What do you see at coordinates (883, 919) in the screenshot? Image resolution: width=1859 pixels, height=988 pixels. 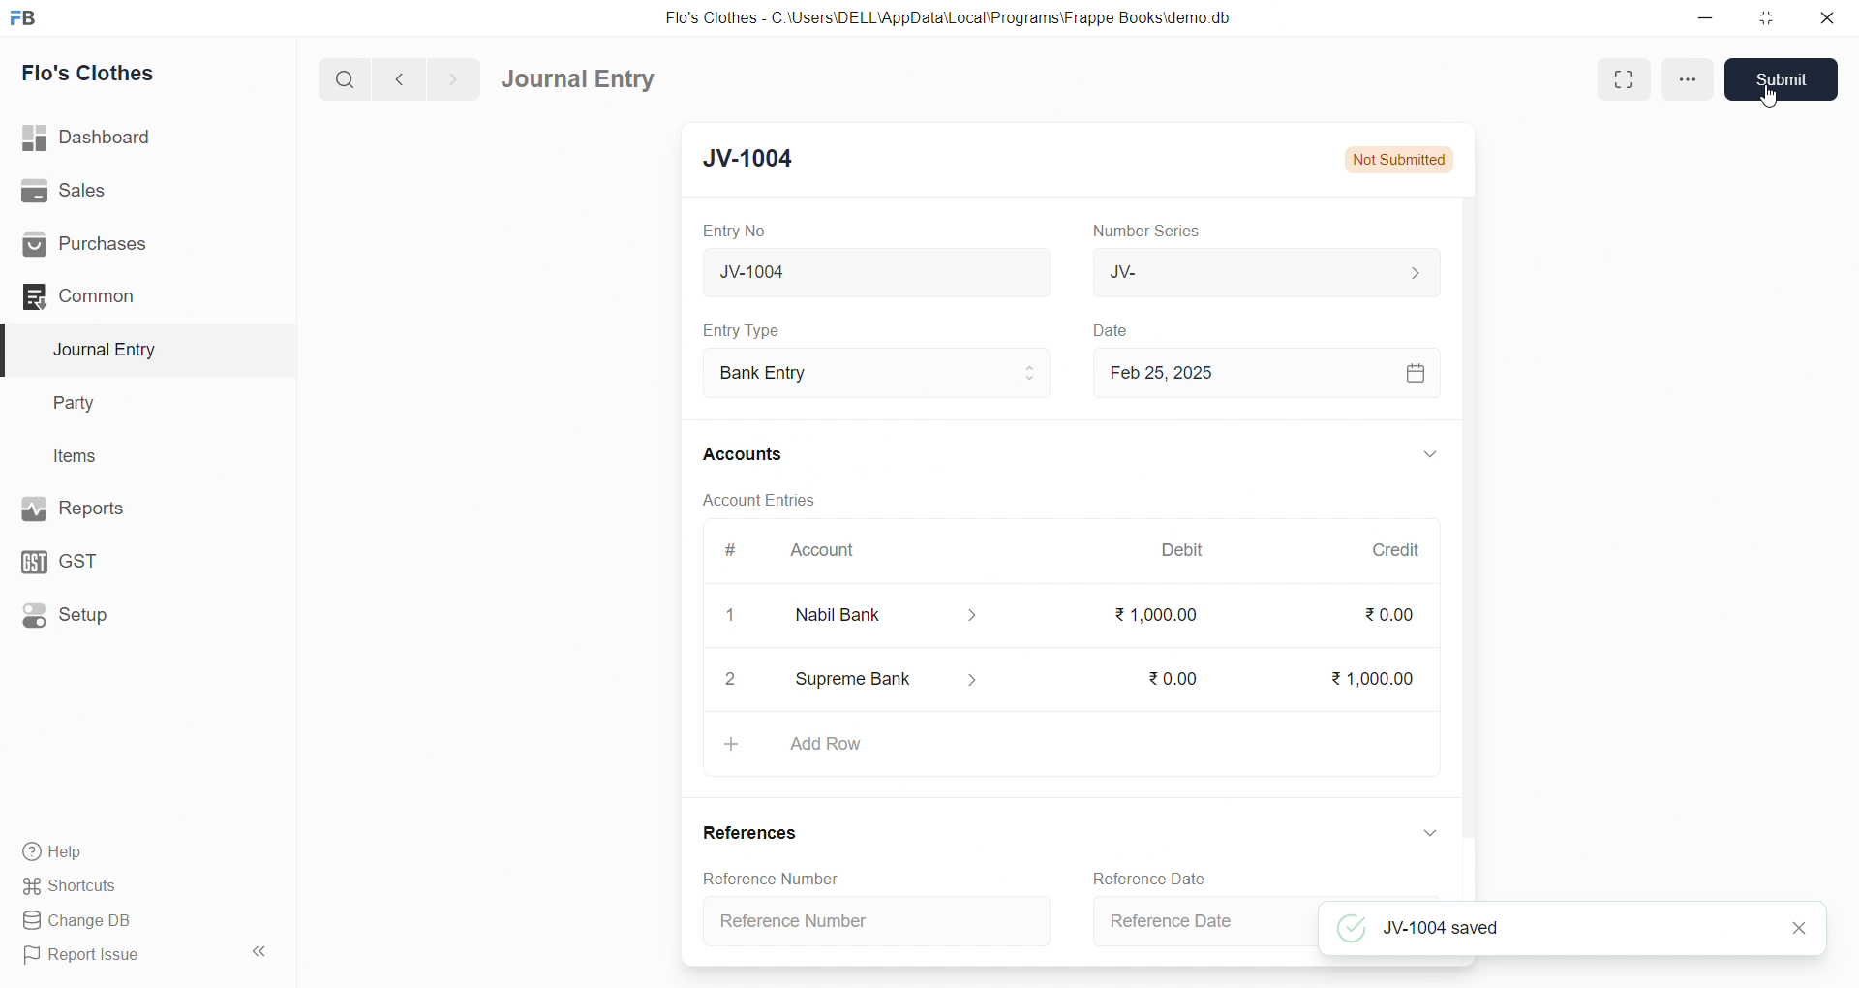 I see `Reference Number` at bounding box center [883, 919].